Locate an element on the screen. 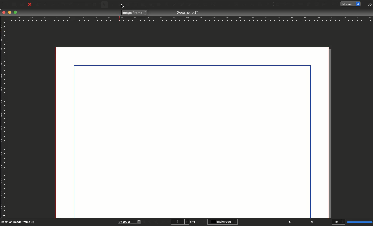 The height and width of the screenshot is (226, 373). Shape is located at coordinates (144, 5).